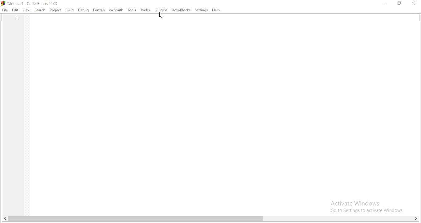 This screenshot has height=223, width=421. Describe the element at coordinates (212, 220) in the screenshot. I see `scroll bar` at that location.